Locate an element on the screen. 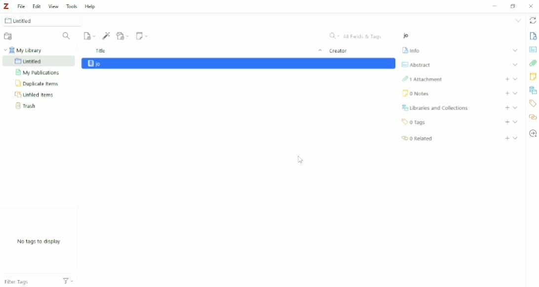  Info is located at coordinates (412, 50).